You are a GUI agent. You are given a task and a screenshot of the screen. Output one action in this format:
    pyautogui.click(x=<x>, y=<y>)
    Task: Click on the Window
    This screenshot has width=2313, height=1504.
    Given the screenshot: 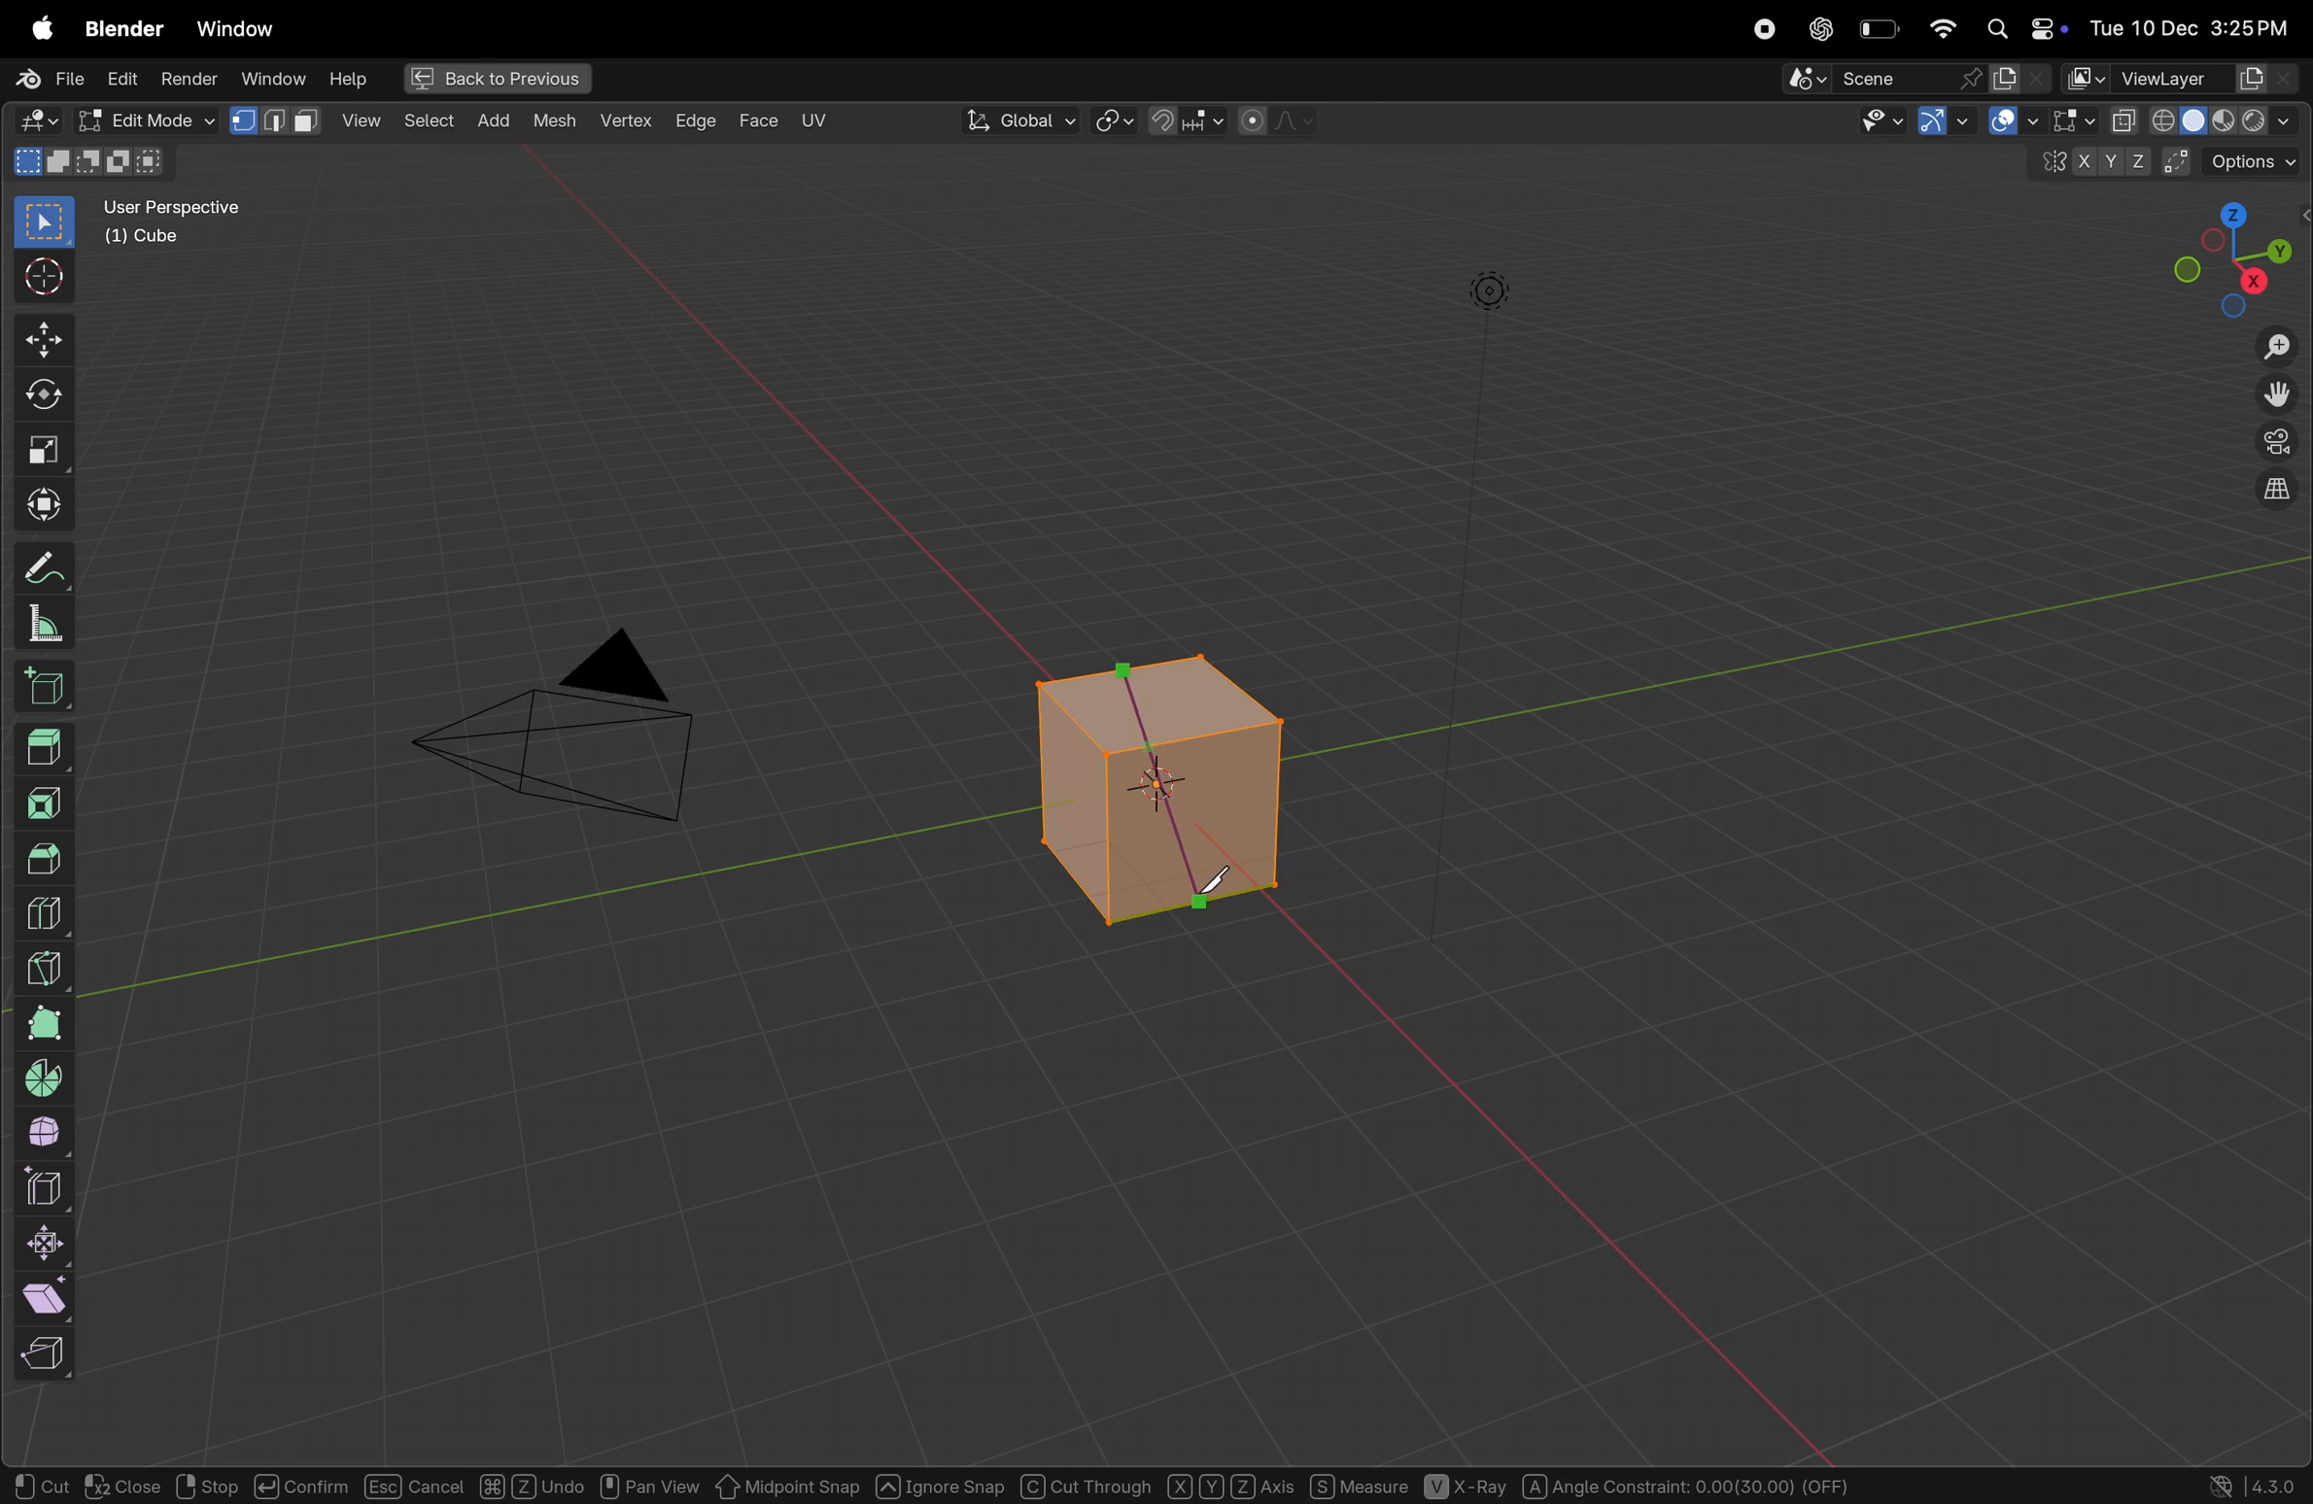 What is the action you would take?
    pyautogui.click(x=234, y=29)
    